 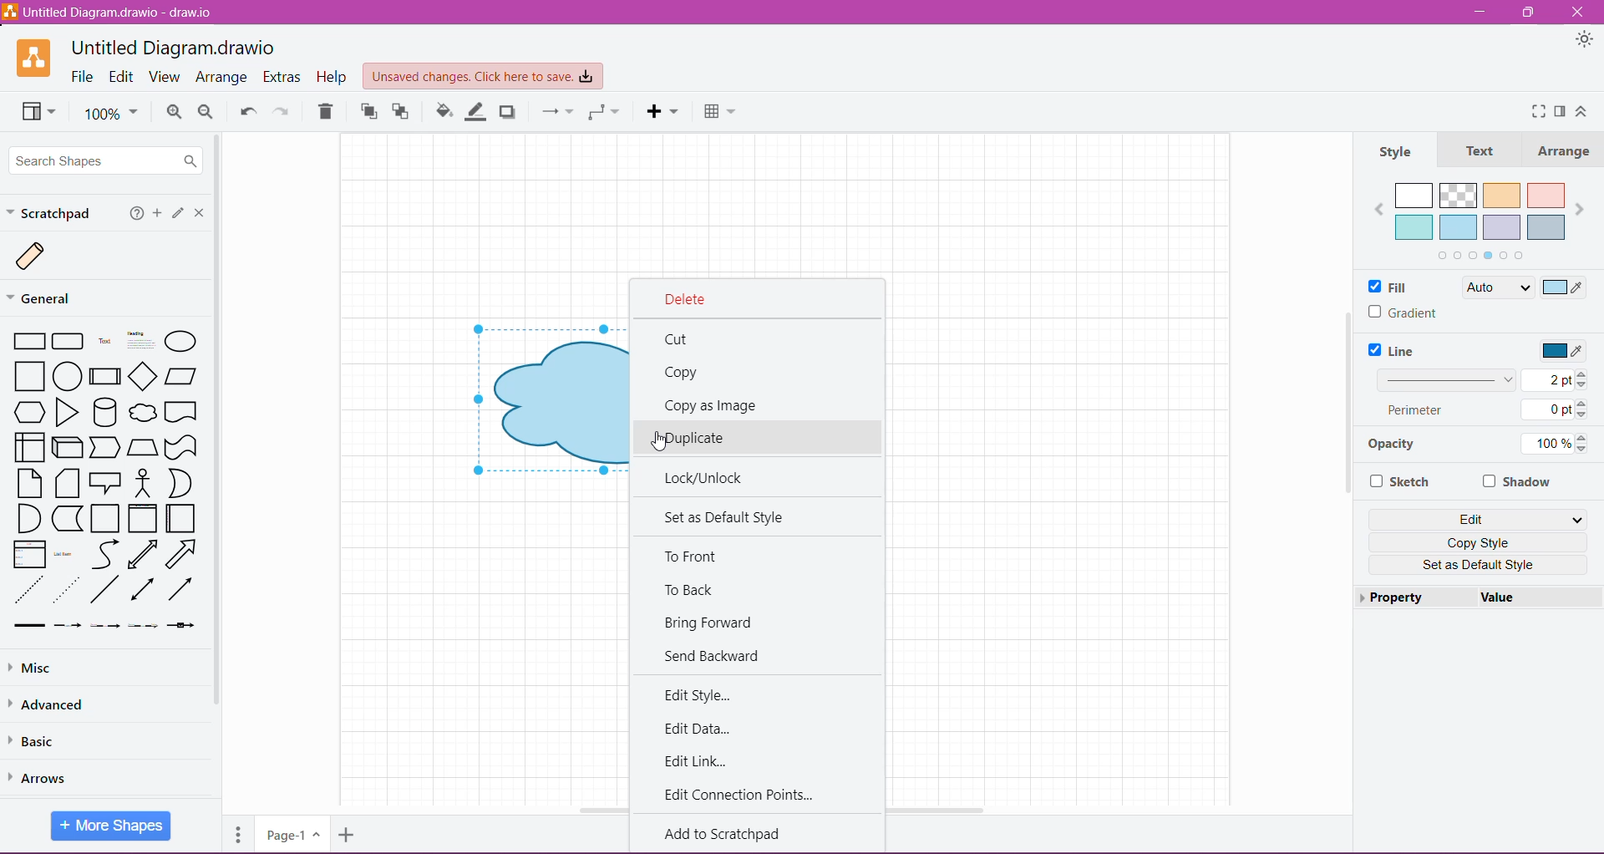 What do you see at coordinates (81, 76) in the screenshot?
I see `File` at bounding box center [81, 76].